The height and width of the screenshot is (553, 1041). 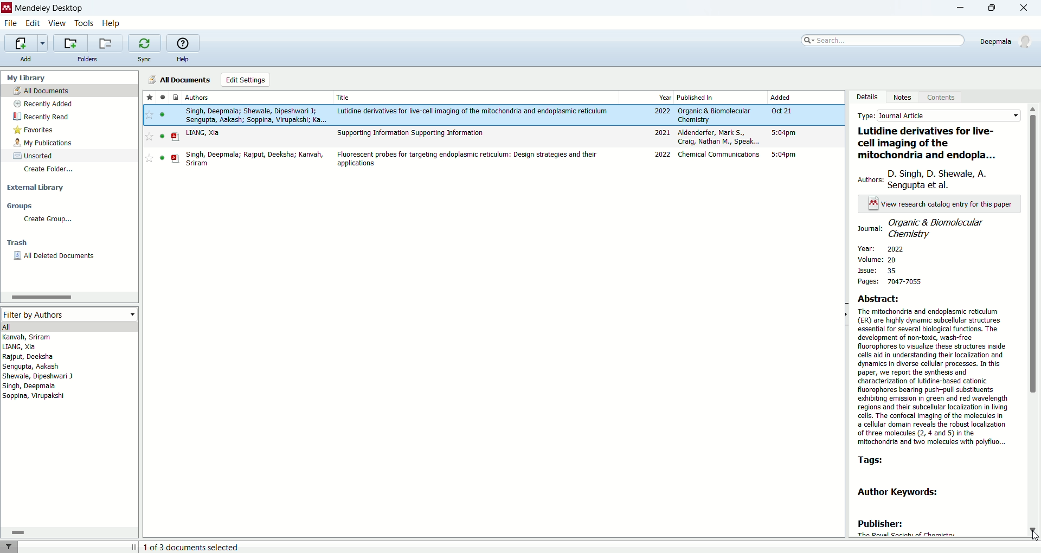 What do you see at coordinates (25, 43) in the screenshot?
I see `imports` at bounding box center [25, 43].